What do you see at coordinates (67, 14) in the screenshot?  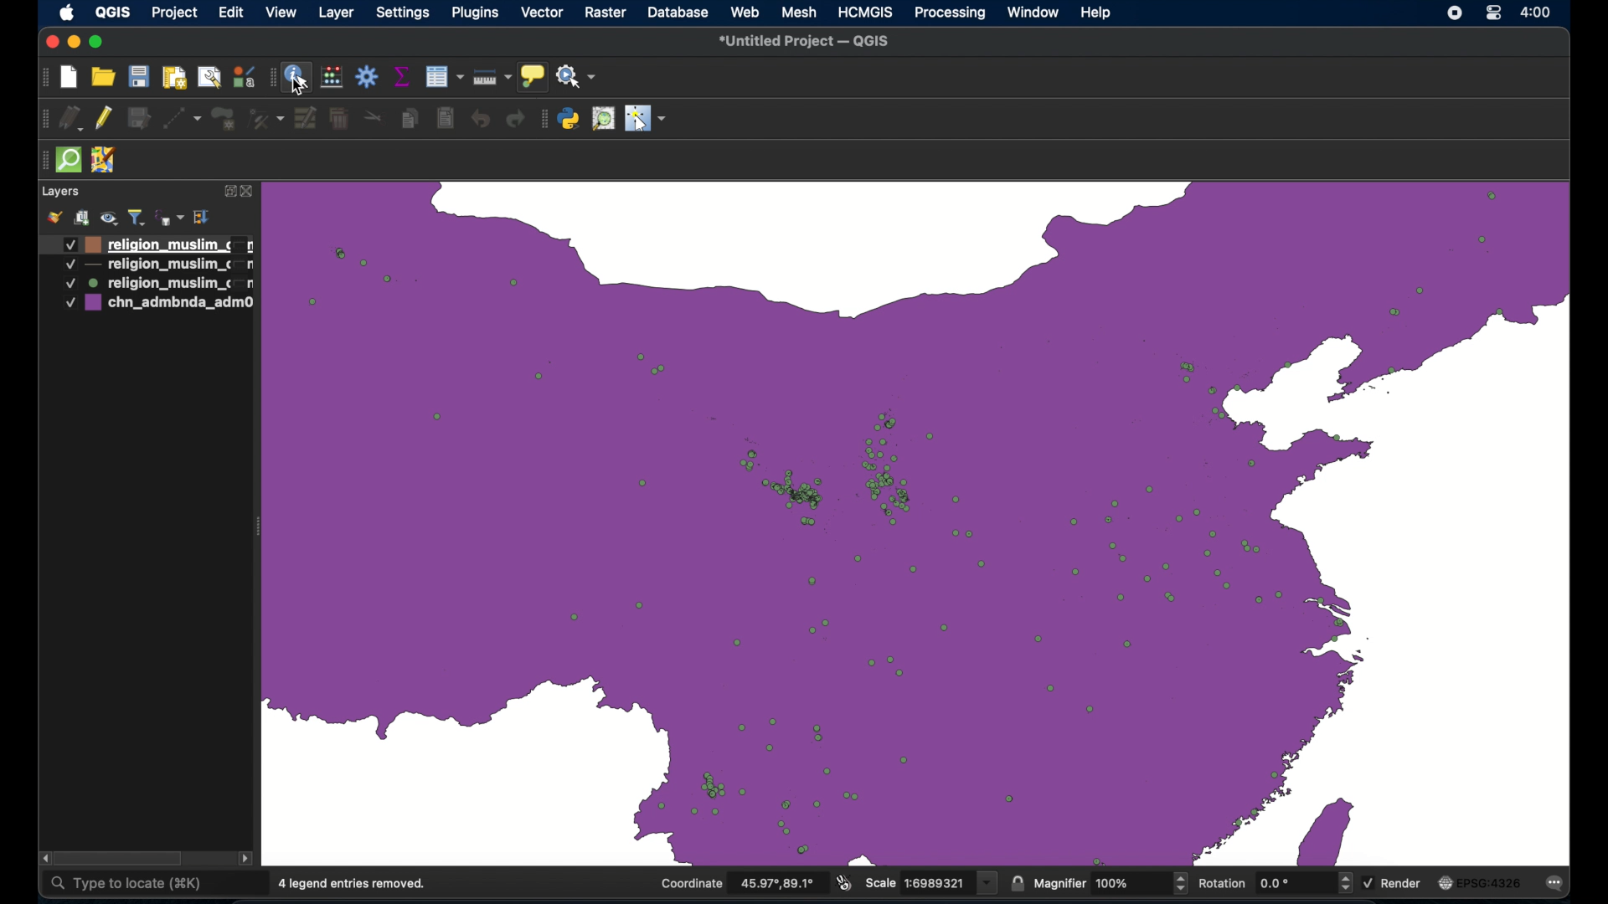 I see `apple icon` at bounding box center [67, 14].